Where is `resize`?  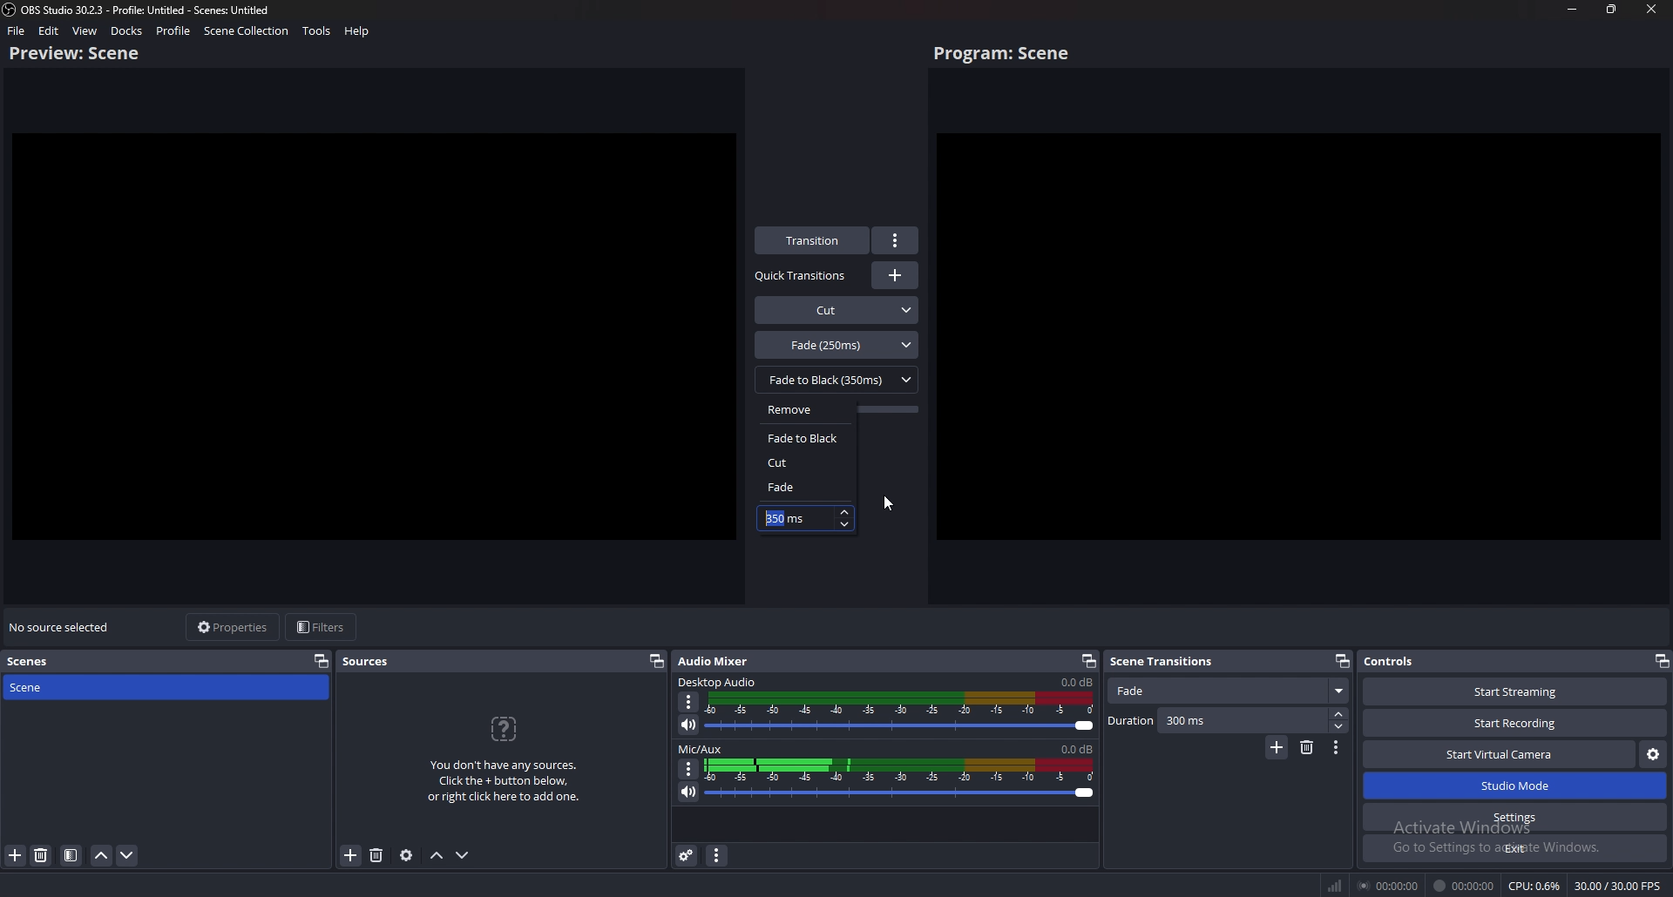 resize is located at coordinates (1612, 9).